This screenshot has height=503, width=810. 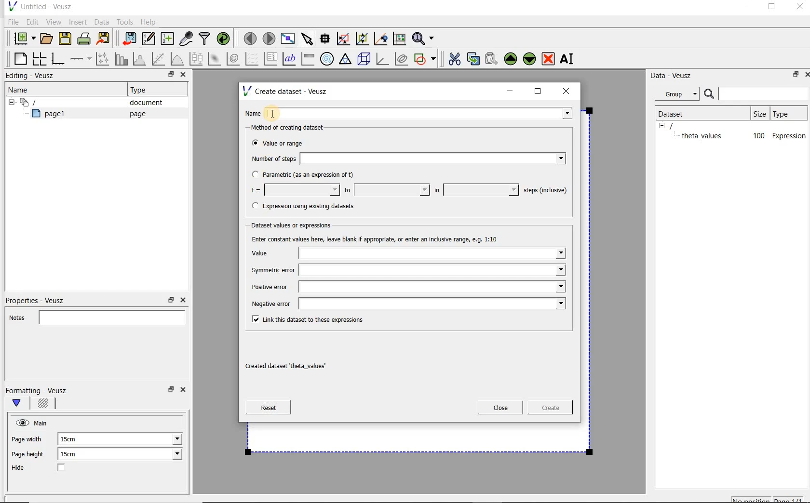 I want to click on plot a 2d dataset as contours, so click(x=234, y=59).